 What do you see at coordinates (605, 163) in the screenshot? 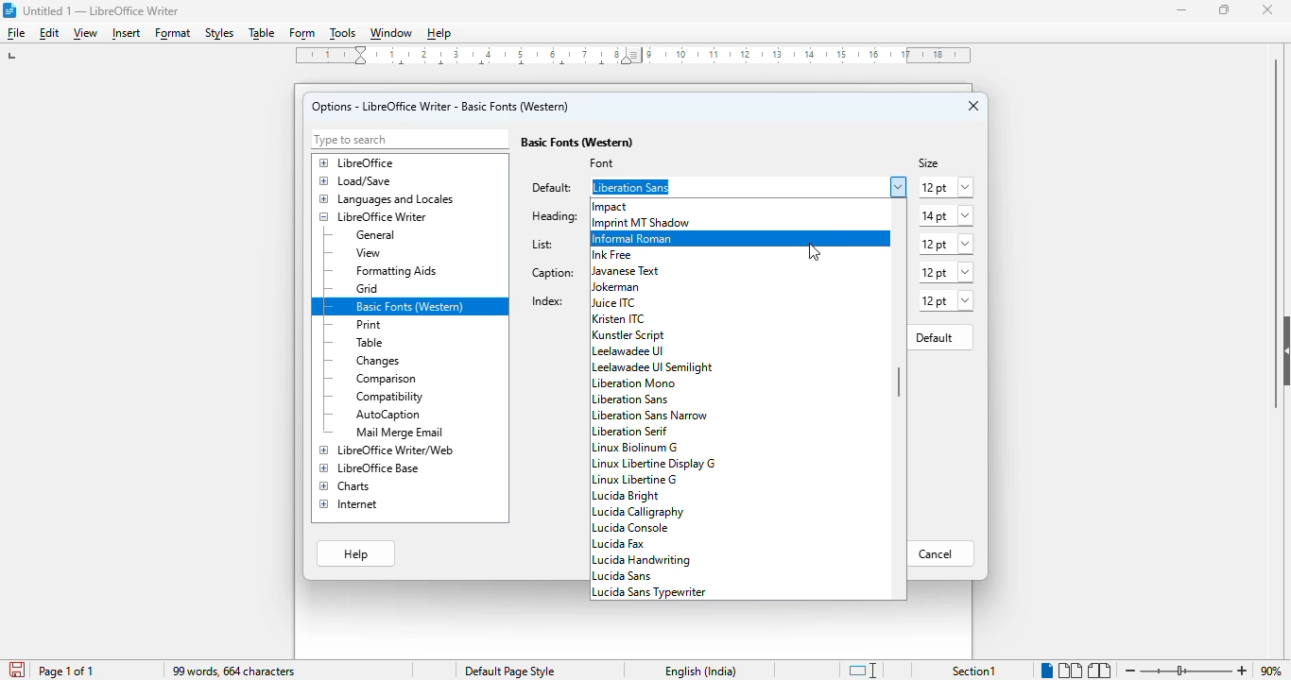
I see `font` at bounding box center [605, 163].